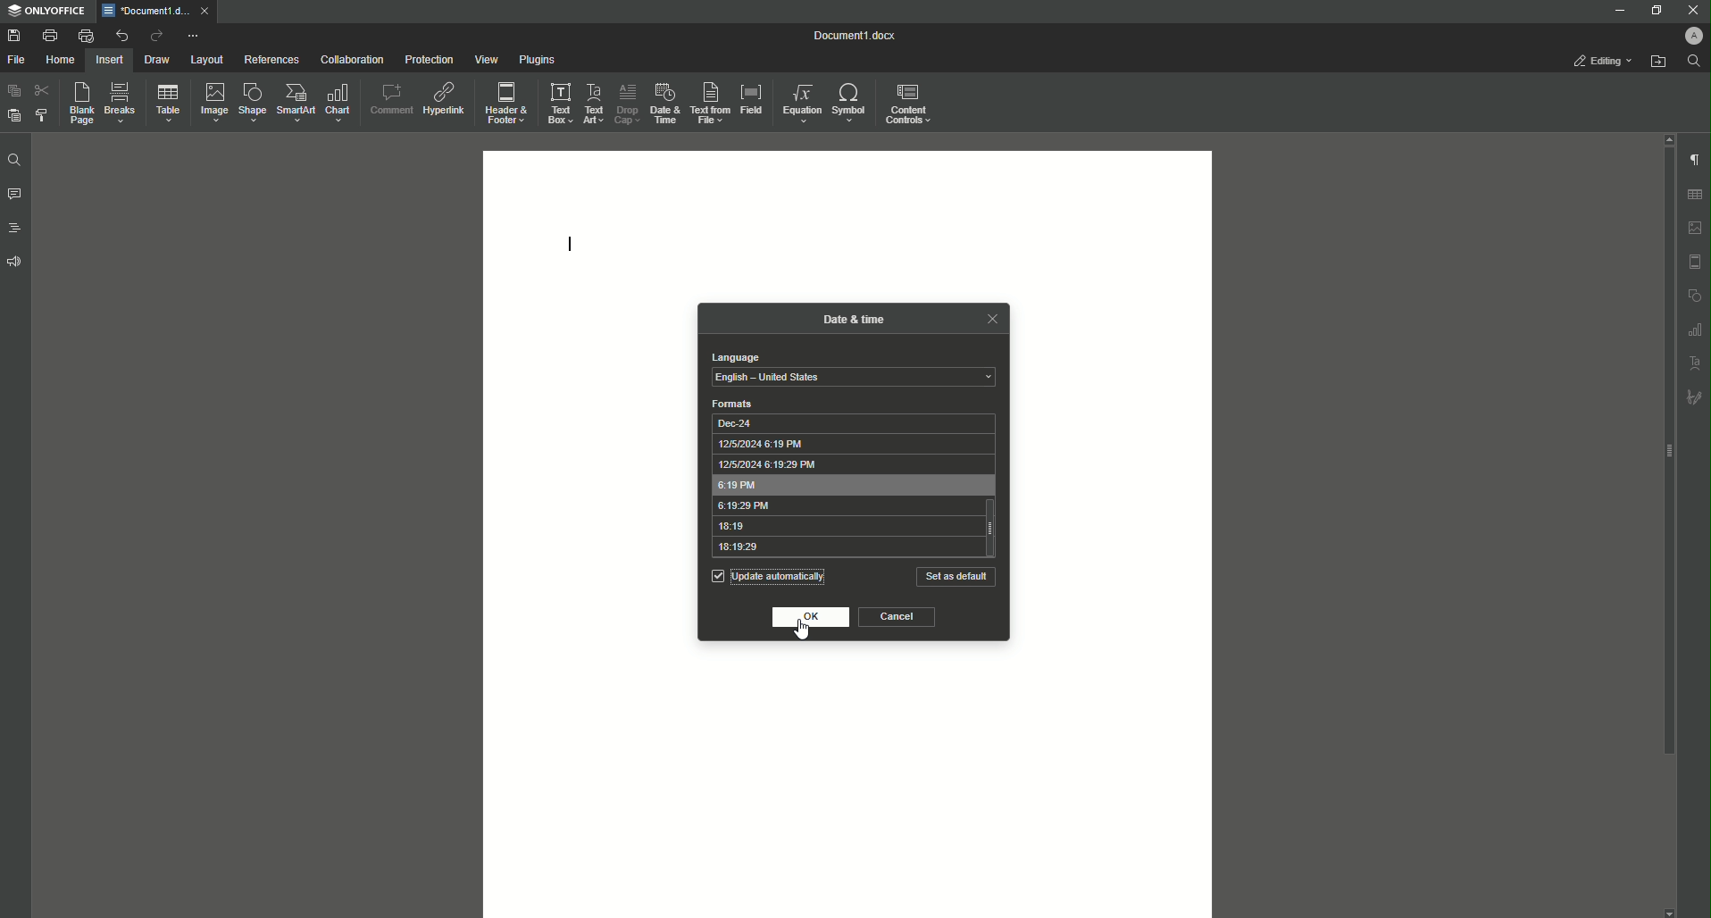 Image resolution: width=1711 pixels, height=918 pixels. I want to click on signature settings, so click(1694, 396).